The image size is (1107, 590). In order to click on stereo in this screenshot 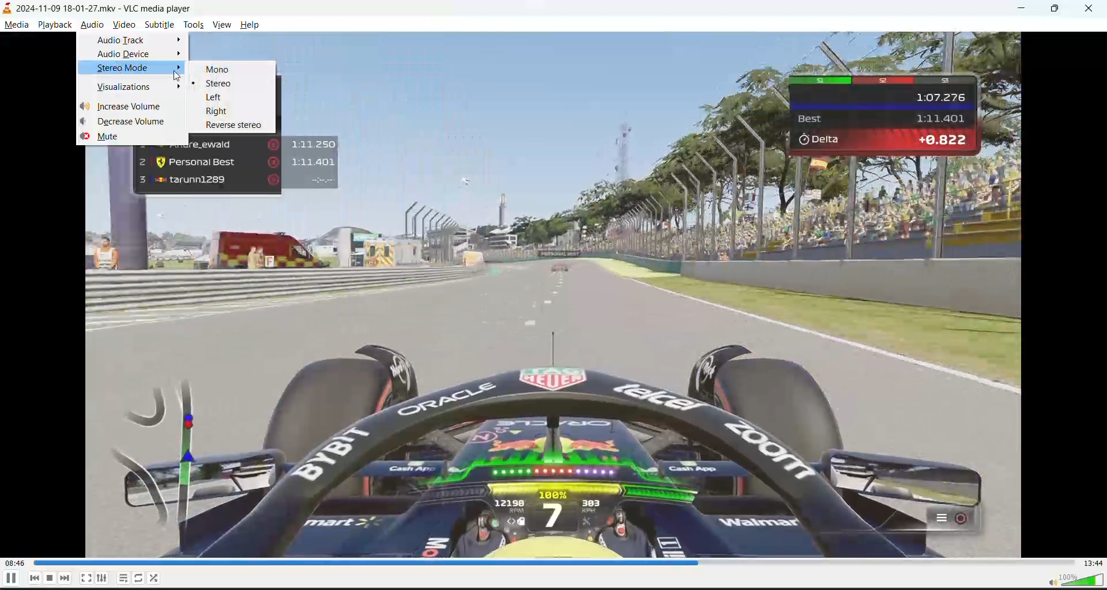, I will do `click(231, 82)`.